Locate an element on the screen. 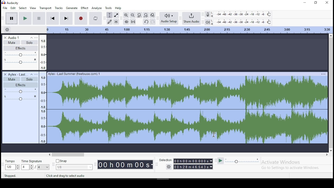 Image resolution: width=334 pixels, height=188 pixels. frequency is located at coordinates (43, 52).